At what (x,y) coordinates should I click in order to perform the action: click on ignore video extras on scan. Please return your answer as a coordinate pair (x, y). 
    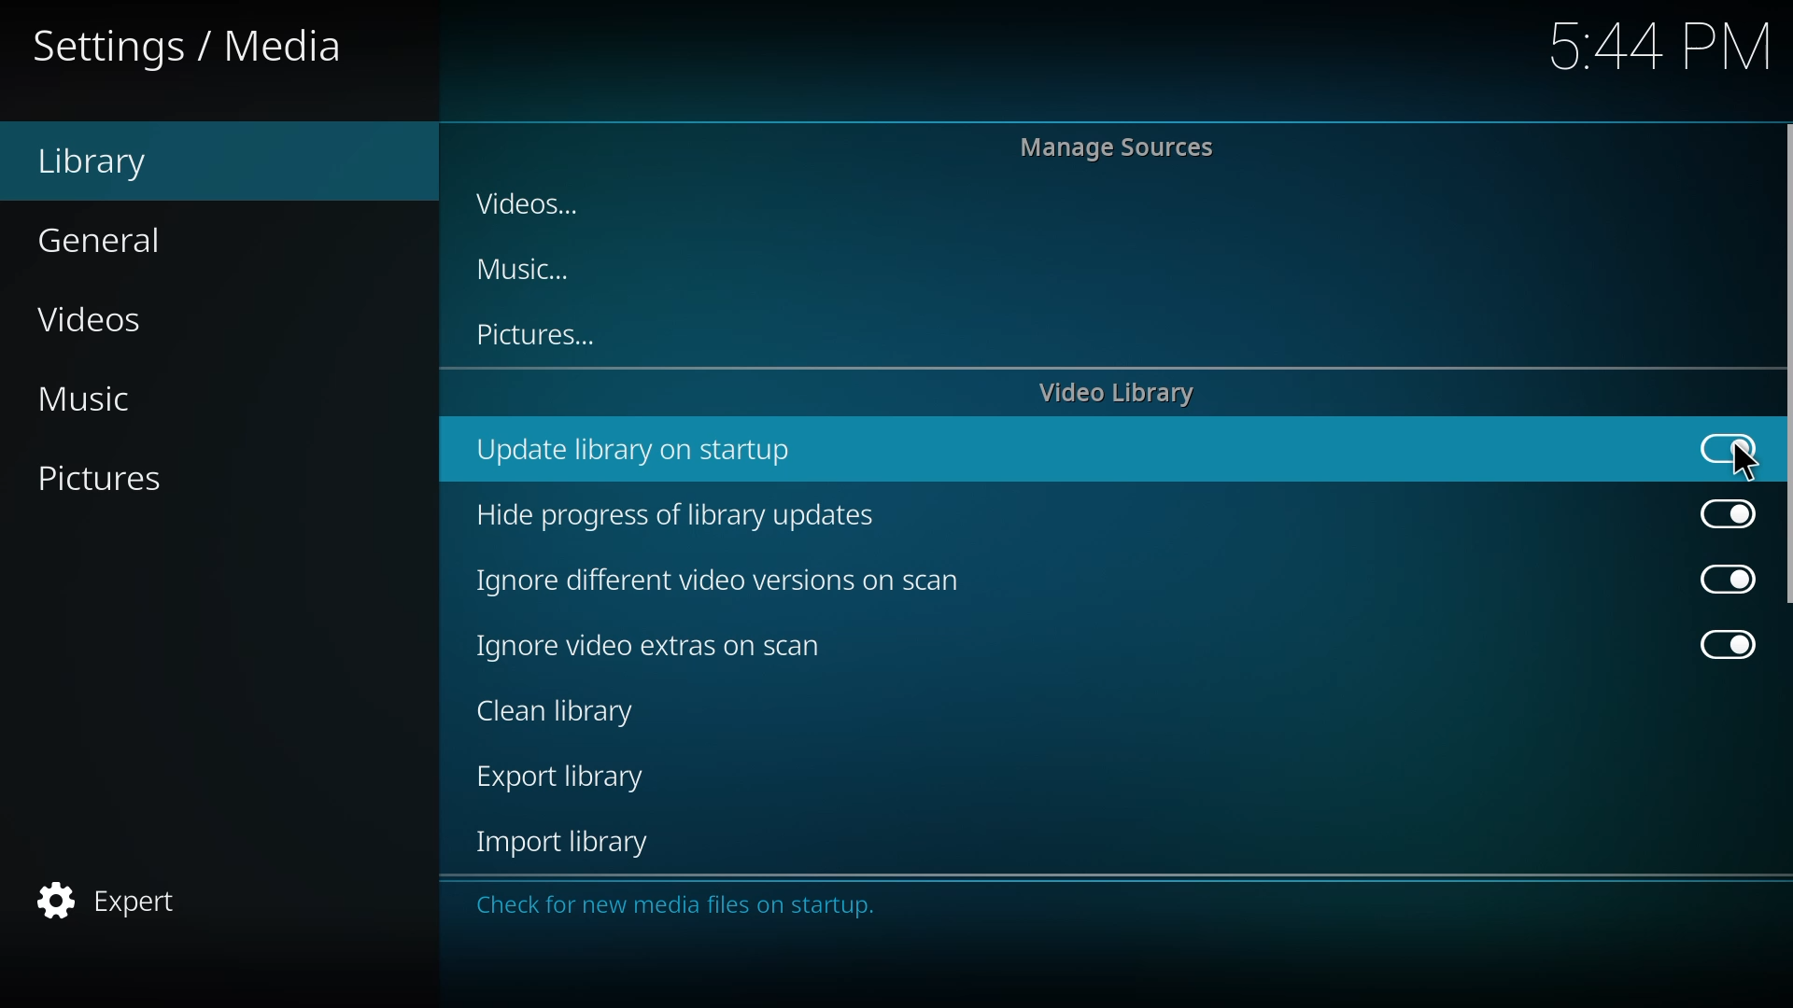
    Looking at the image, I should click on (652, 648).